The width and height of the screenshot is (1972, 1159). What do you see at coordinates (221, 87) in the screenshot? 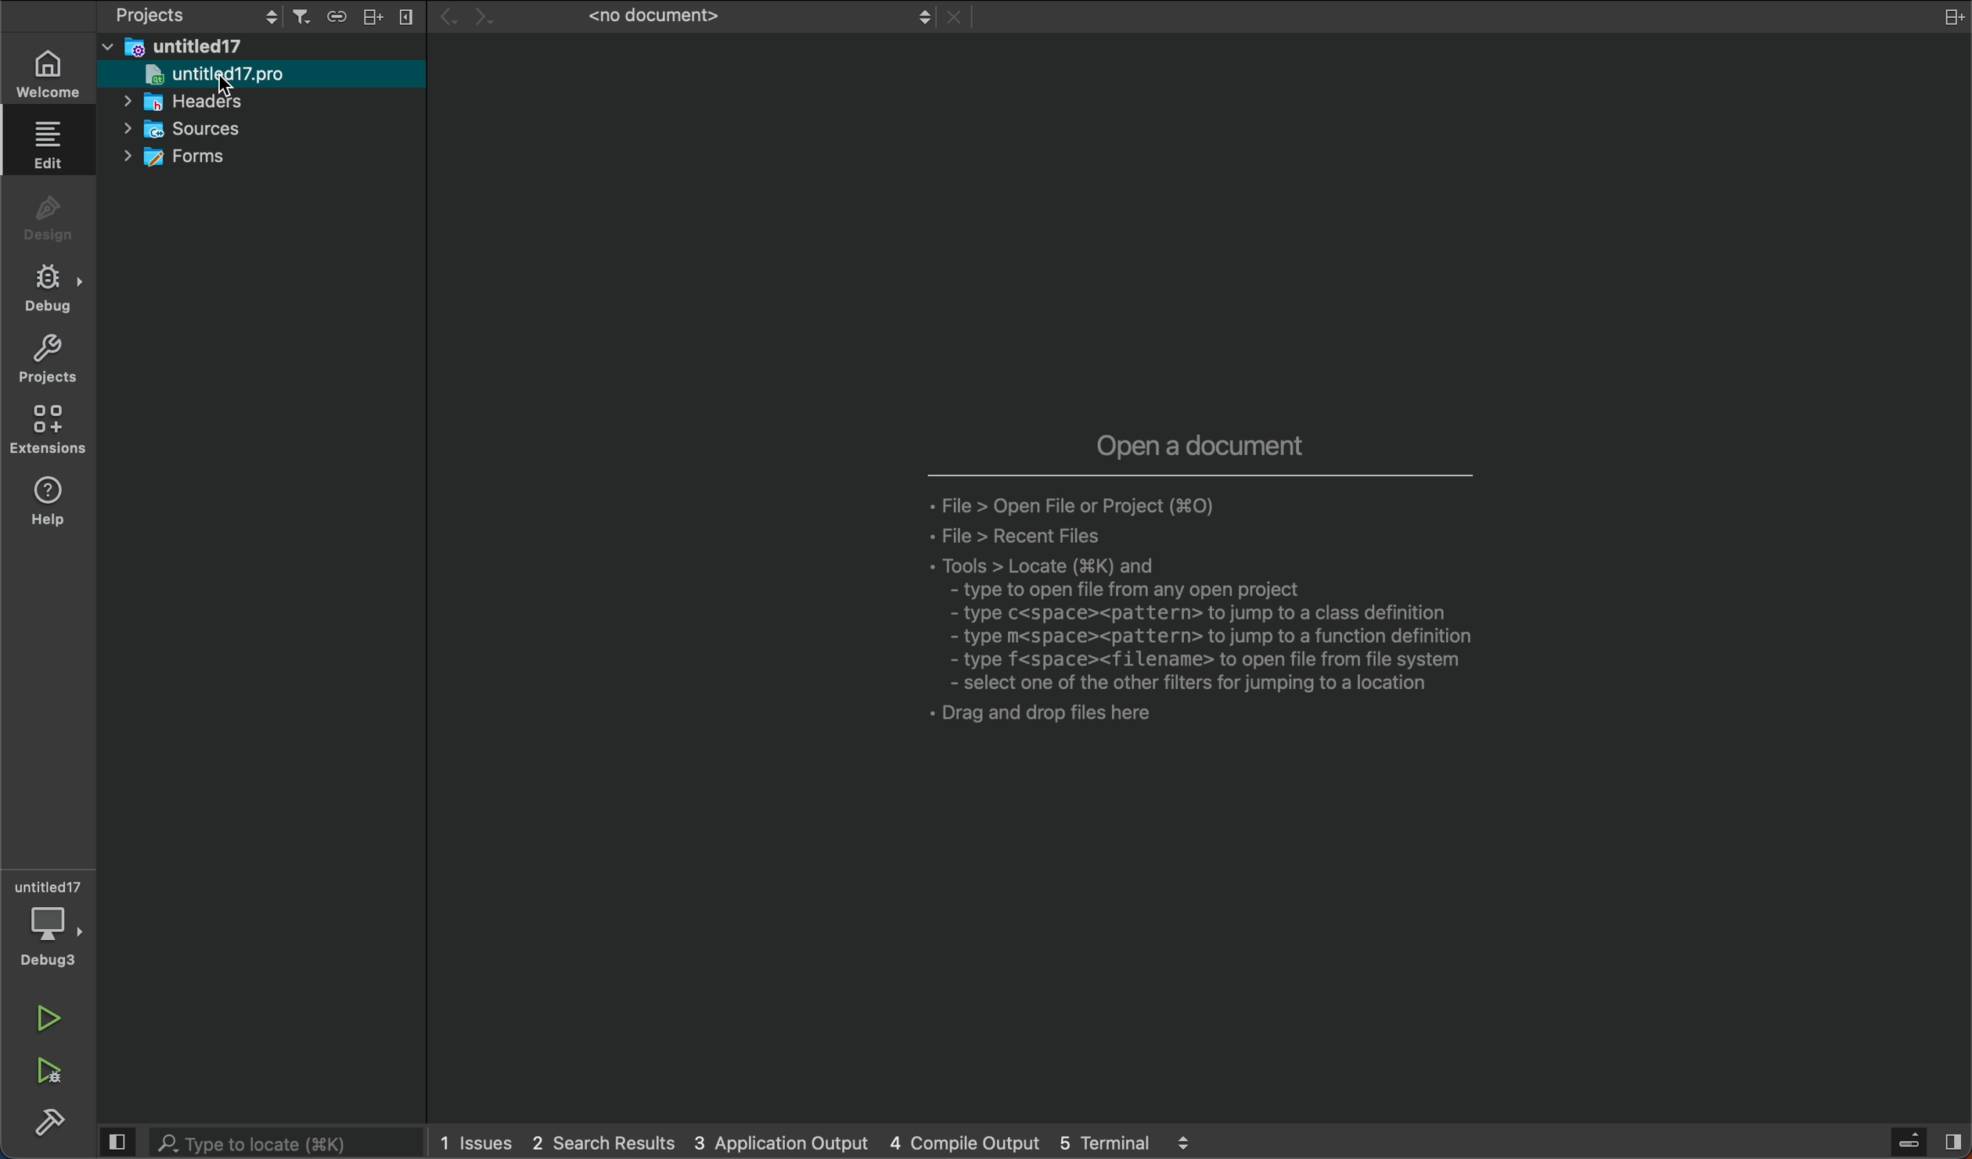
I see ` cursor` at bounding box center [221, 87].